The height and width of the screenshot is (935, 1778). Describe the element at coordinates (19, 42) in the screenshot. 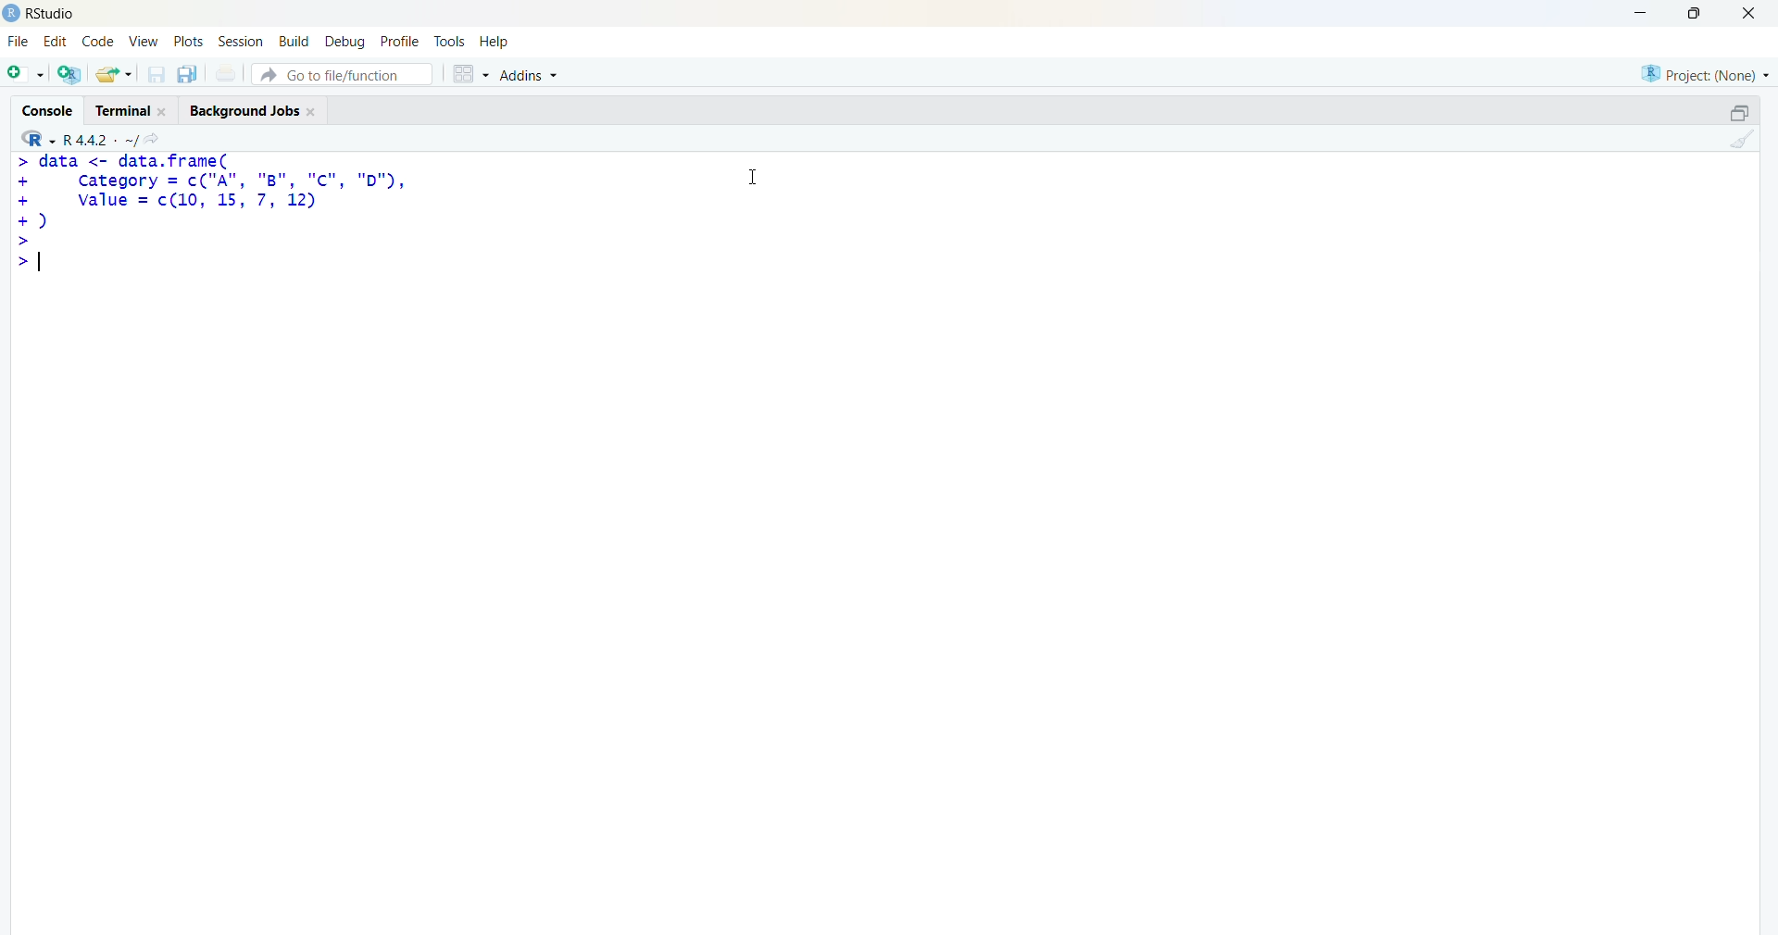

I see `File` at that location.